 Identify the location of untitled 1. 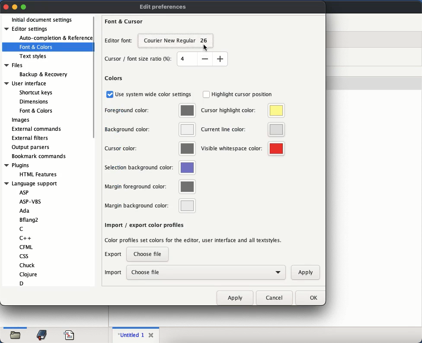
(132, 335).